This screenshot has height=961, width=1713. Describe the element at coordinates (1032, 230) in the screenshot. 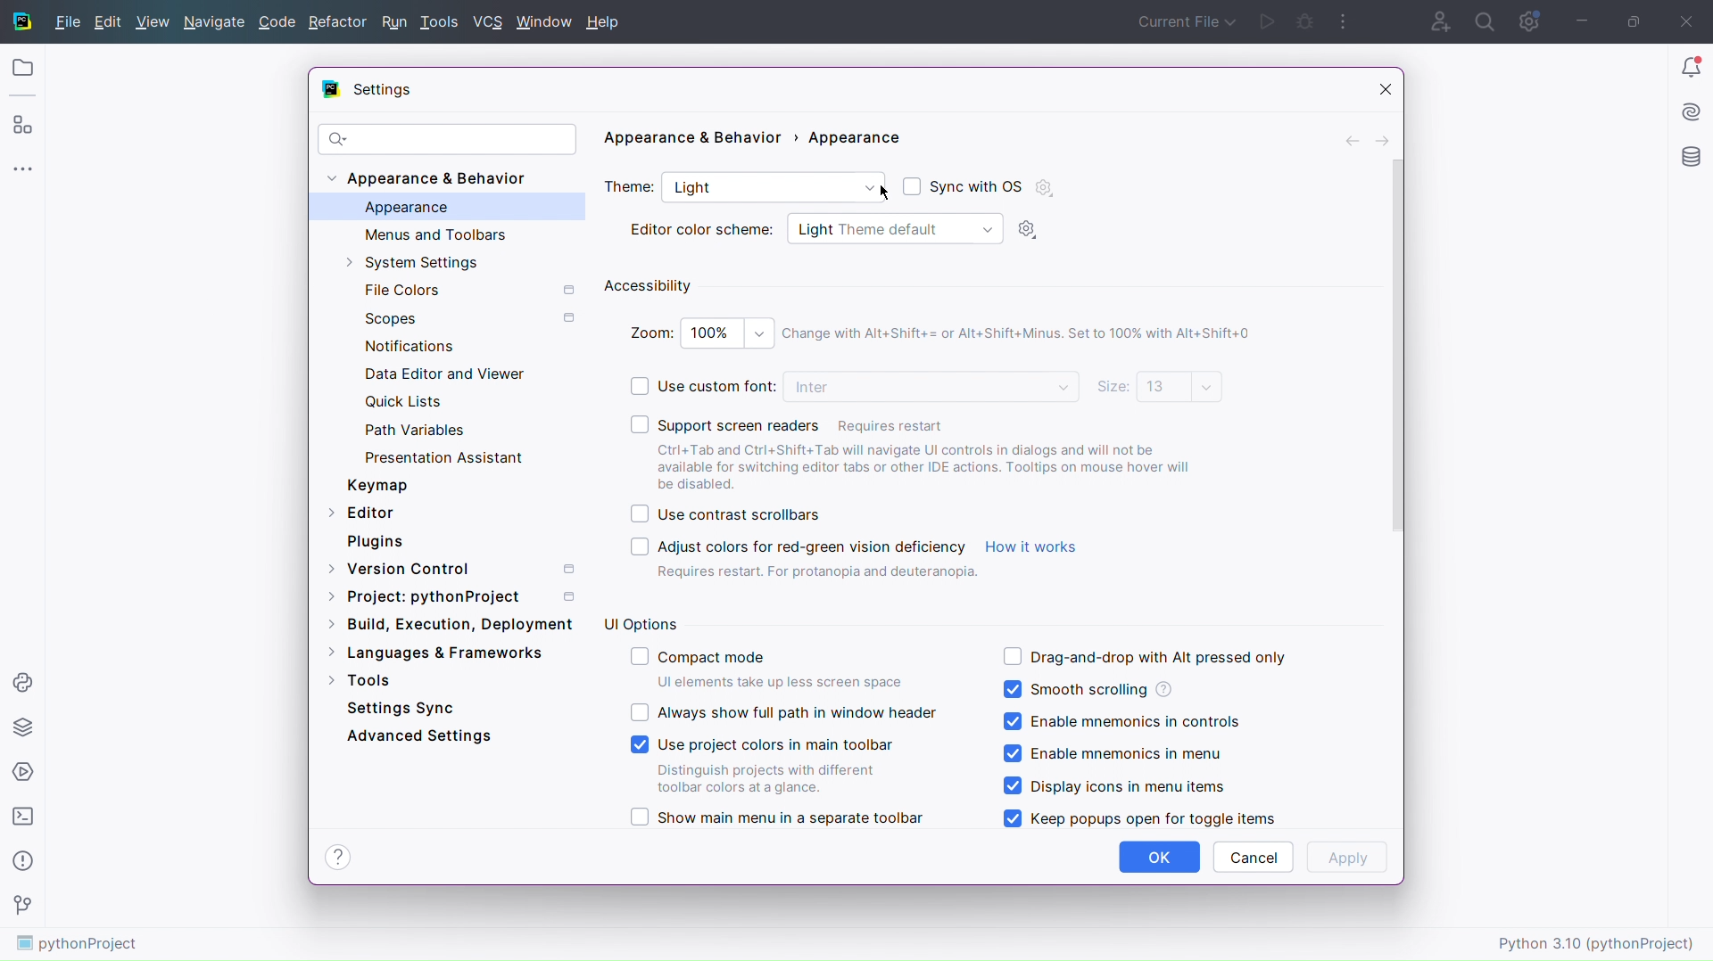

I see `light settings` at that location.